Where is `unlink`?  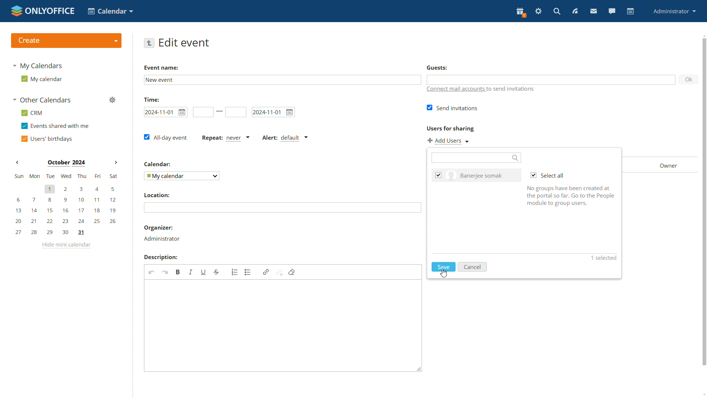 unlink is located at coordinates (279, 272).